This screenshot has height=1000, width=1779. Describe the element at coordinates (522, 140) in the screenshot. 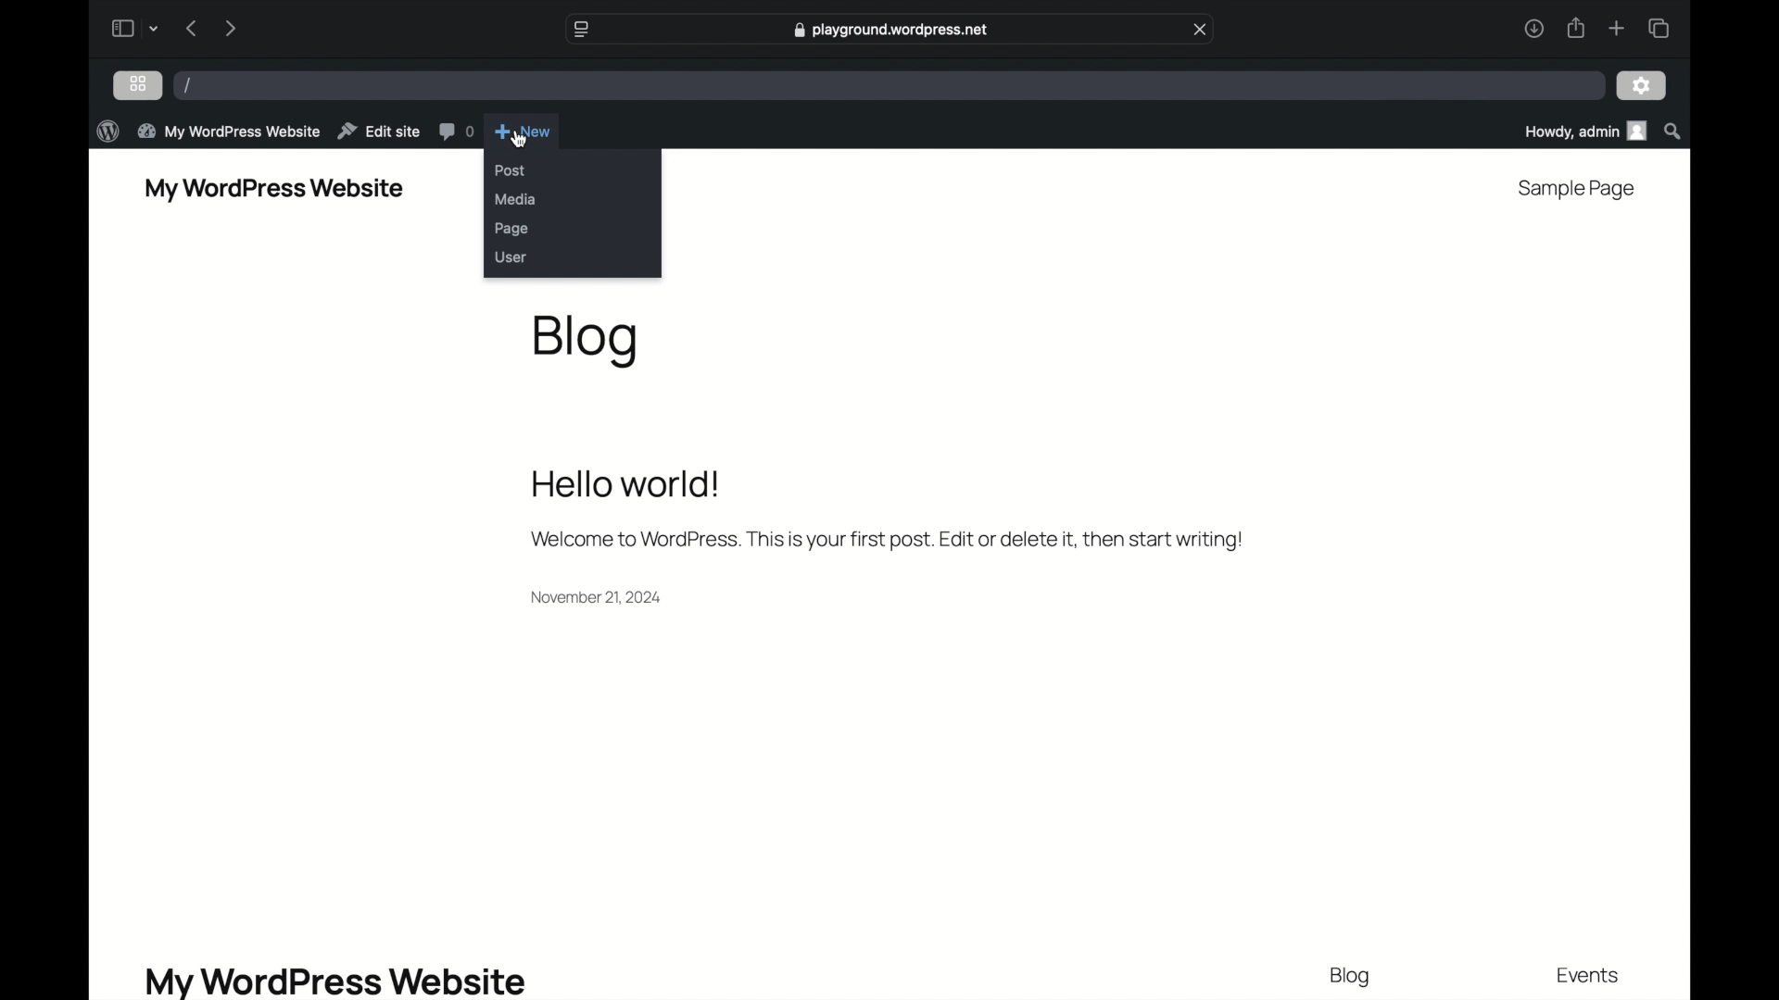

I see `cursor` at that location.